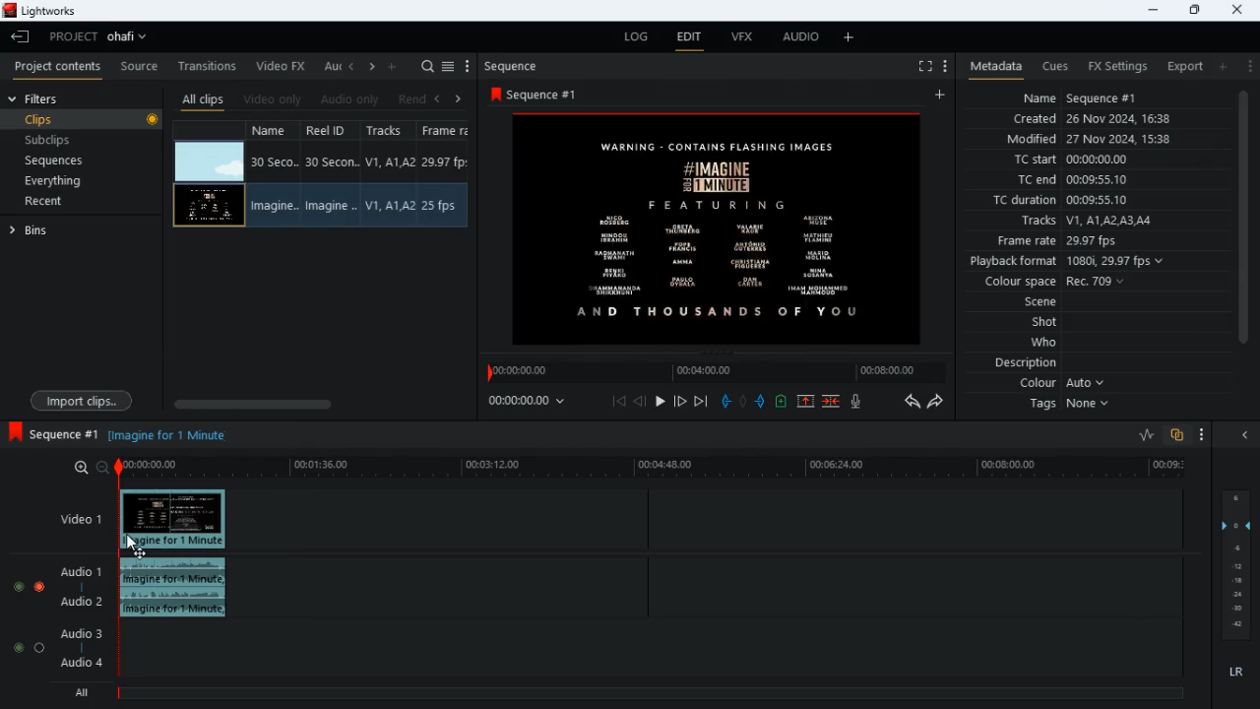 The height and width of the screenshot is (709, 1260). What do you see at coordinates (131, 540) in the screenshot?
I see `cursor` at bounding box center [131, 540].